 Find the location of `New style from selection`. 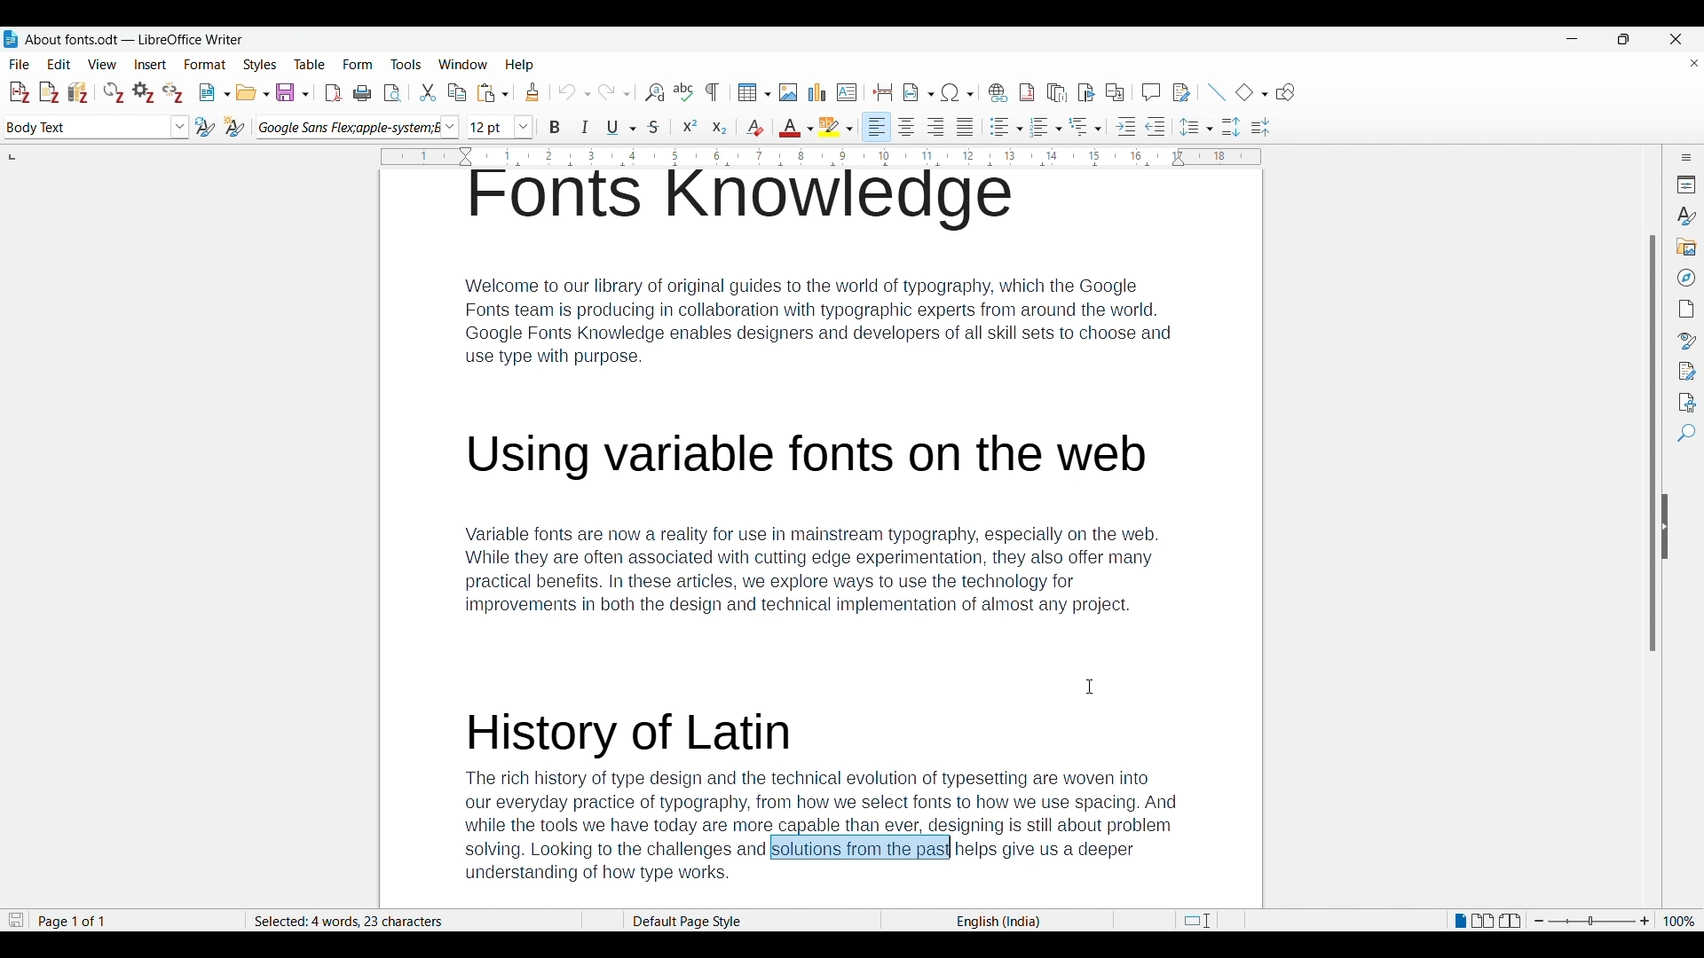

New style from selection is located at coordinates (235, 127).